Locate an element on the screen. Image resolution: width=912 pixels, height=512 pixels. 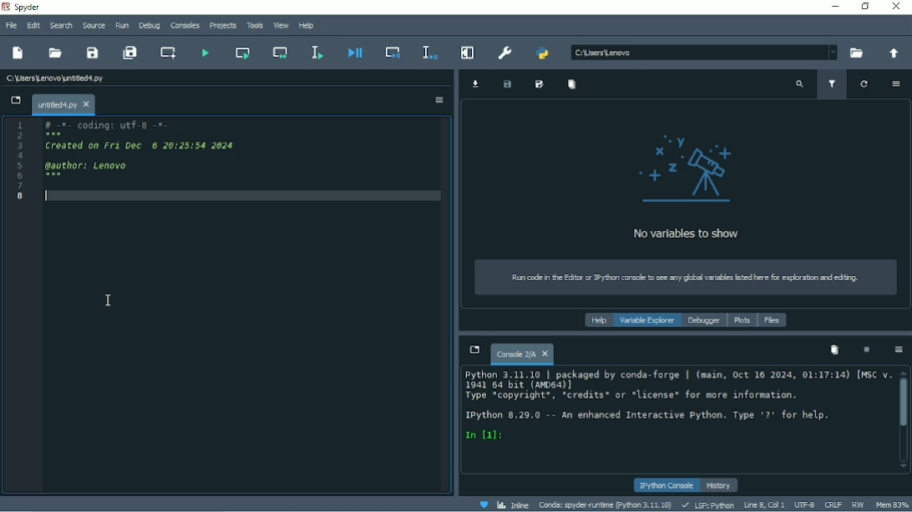
Debug selection or current line is located at coordinates (429, 52).